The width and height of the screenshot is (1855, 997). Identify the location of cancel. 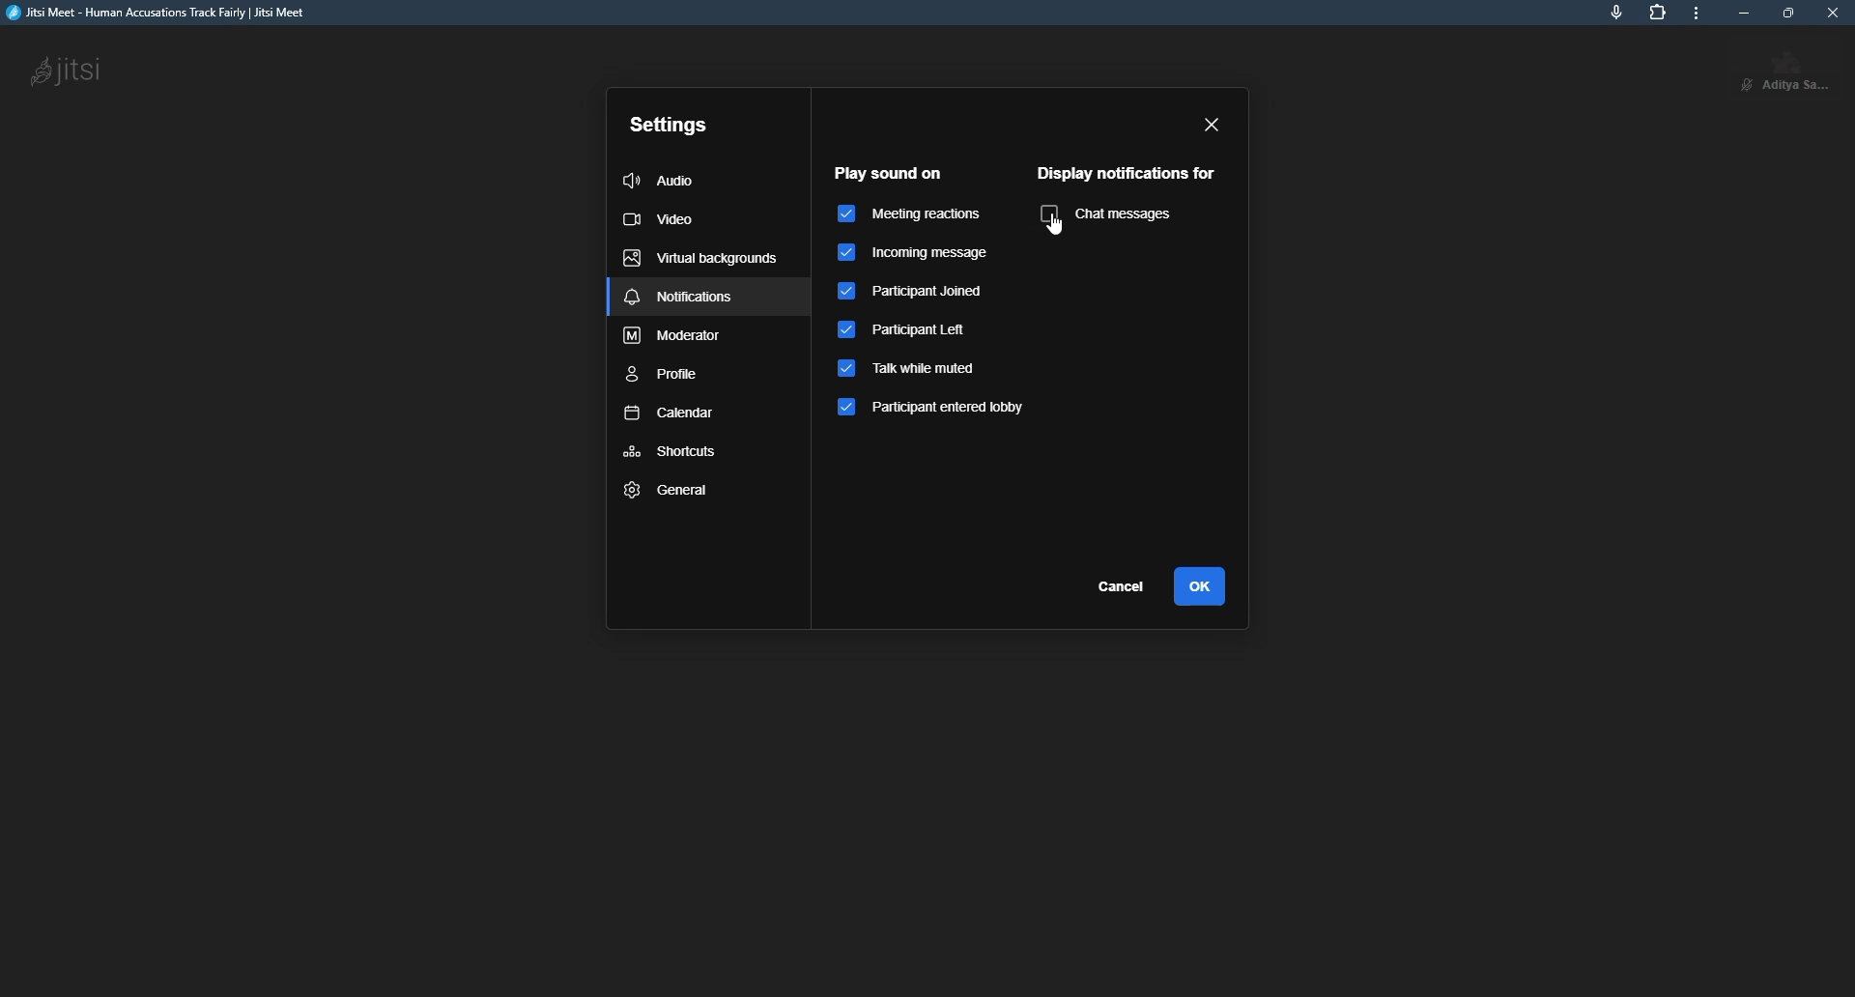
(1125, 588).